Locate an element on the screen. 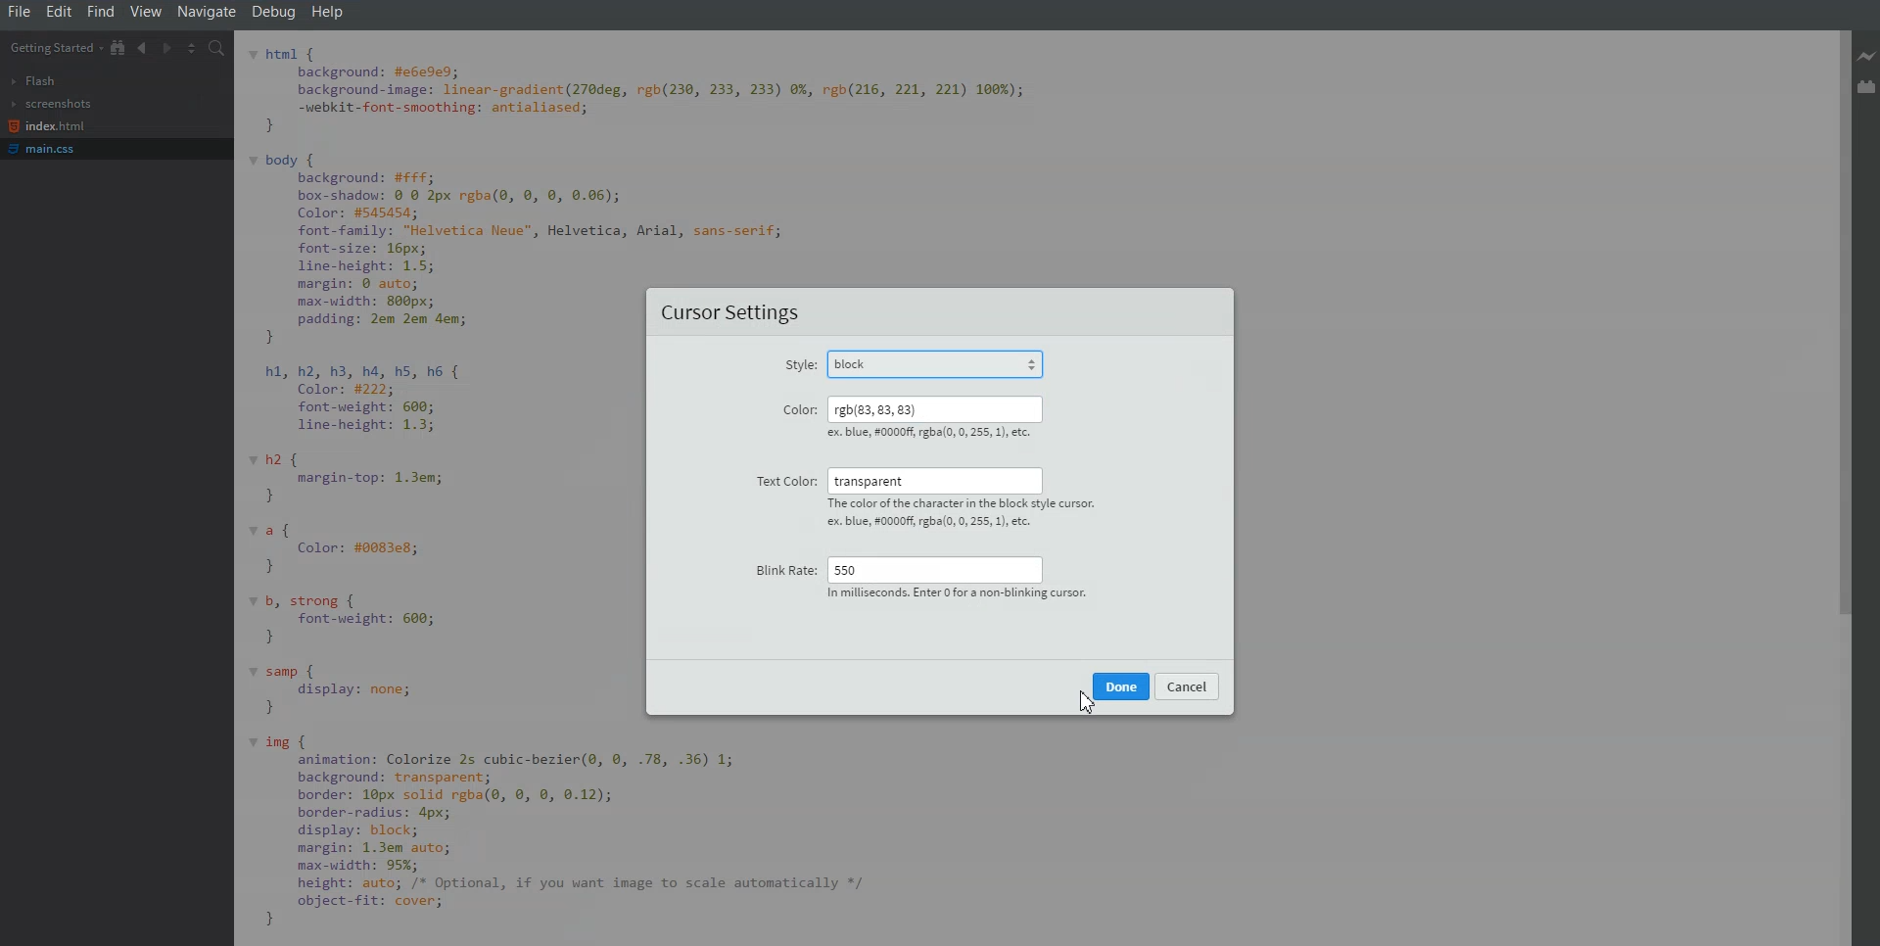 Image resolution: width=1880 pixels, height=946 pixels. Done is located at coordinates (1121, 686).